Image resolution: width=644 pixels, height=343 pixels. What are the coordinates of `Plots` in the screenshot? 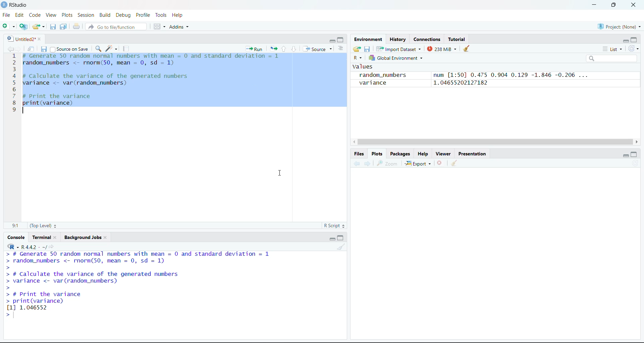 It's located at (67, 15).